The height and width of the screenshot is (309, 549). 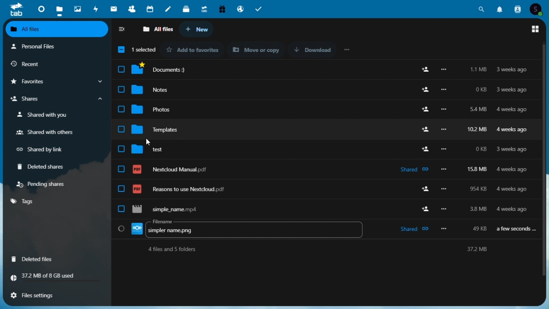 What do you see at coordinates (325, 207) in the screenshot?
I see `file being renamed` at bounding box center [325, 207].